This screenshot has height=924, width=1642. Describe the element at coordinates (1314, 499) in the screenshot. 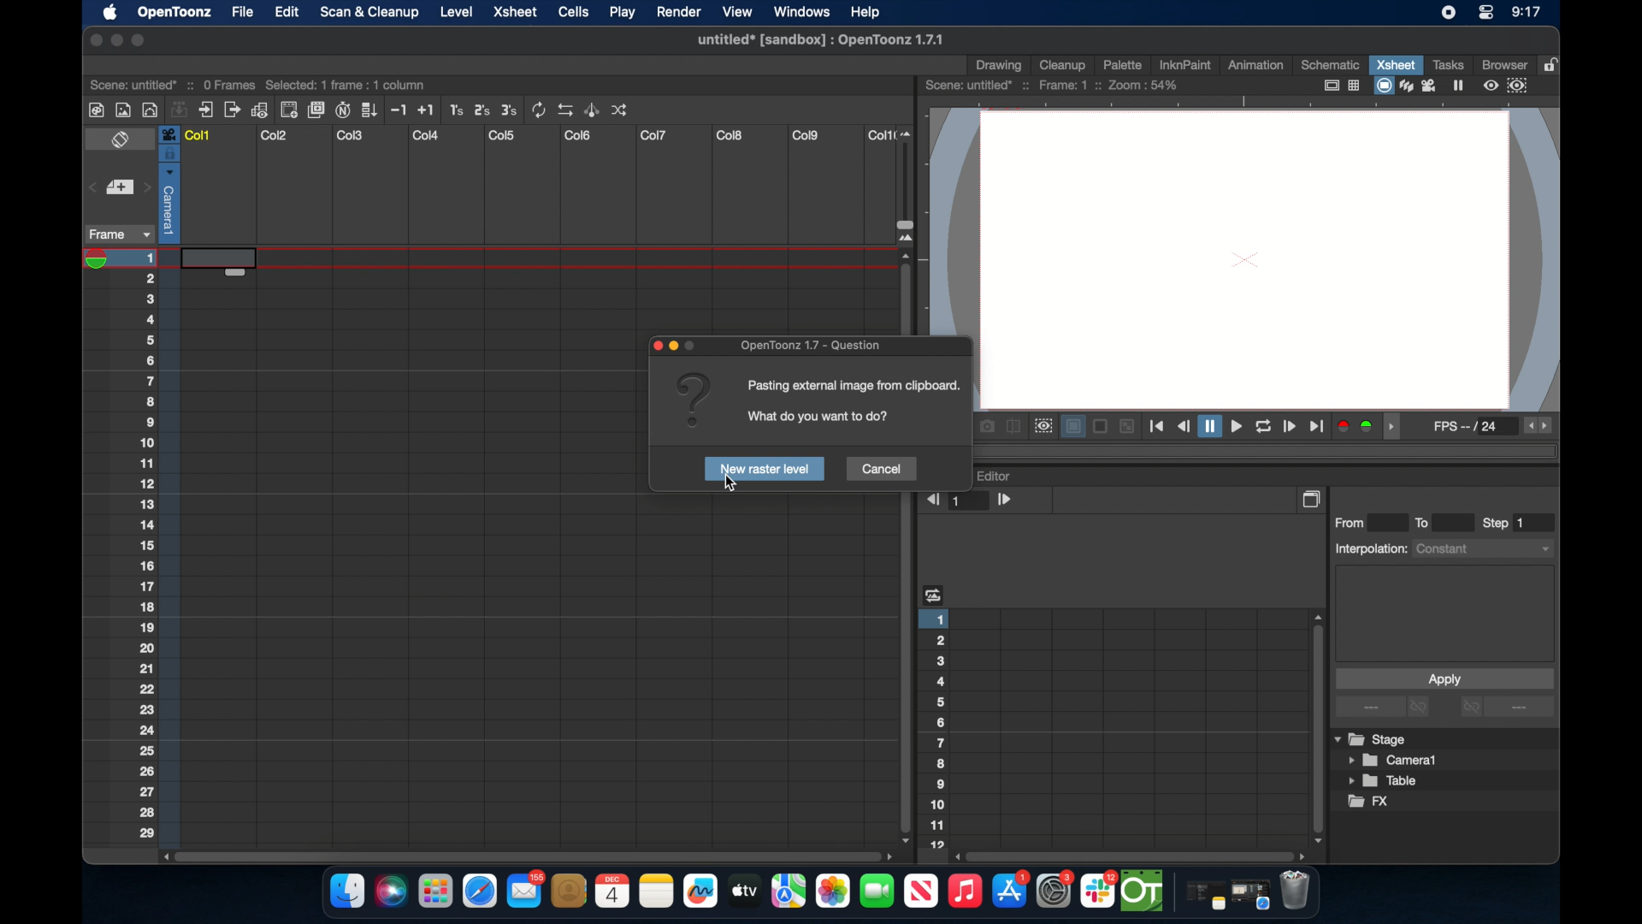

I see `copy` at that location.